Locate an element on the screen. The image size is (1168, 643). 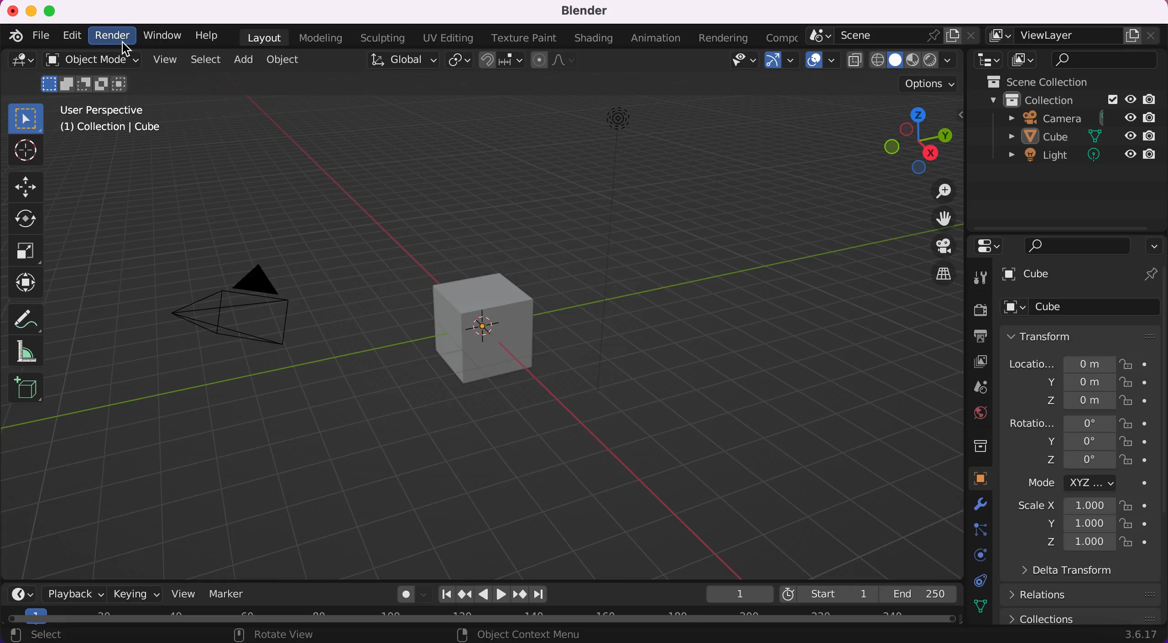
render is located at coordinates (112, 37).